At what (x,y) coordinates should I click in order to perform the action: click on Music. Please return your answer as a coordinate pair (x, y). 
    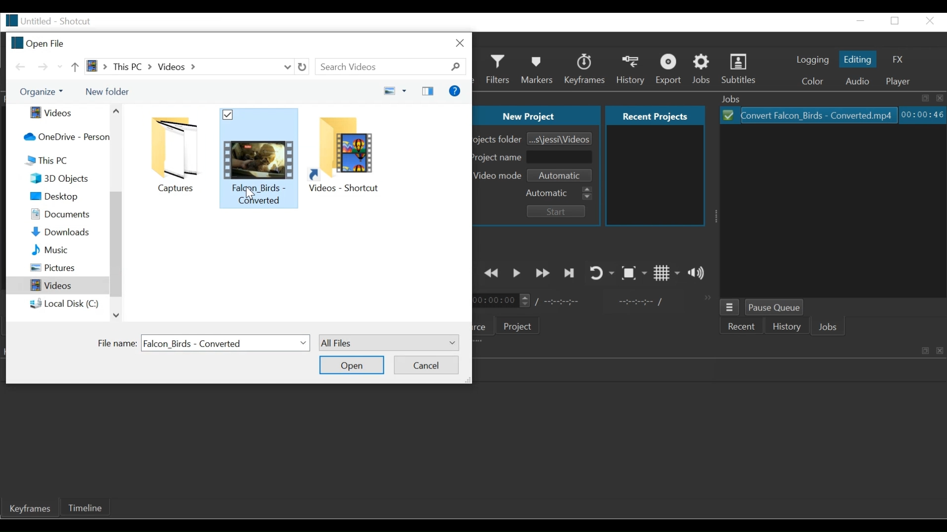
    Looking at the image, I should click on (64, 249).